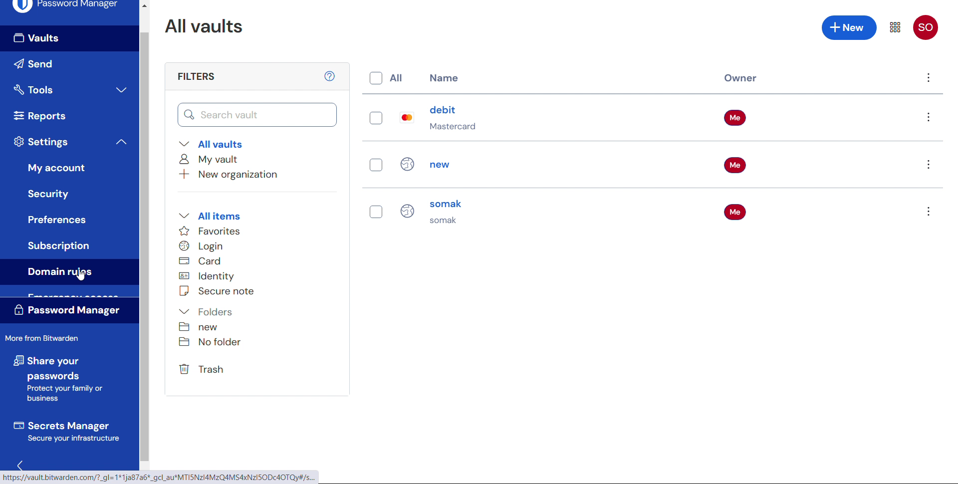 The height and width of the screenshot is (484, 958). What do you see at coordinates (209, 216) in the screenshot?
I see `All items ` at bounding box center [209, 216].